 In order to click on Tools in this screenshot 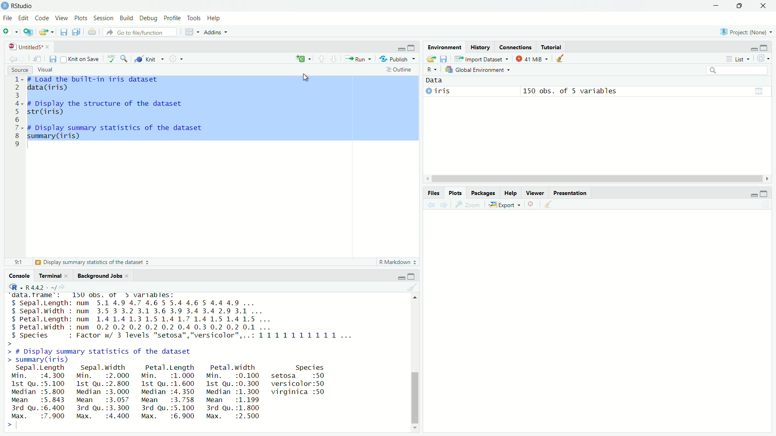, I will do `click(195, 18)`.